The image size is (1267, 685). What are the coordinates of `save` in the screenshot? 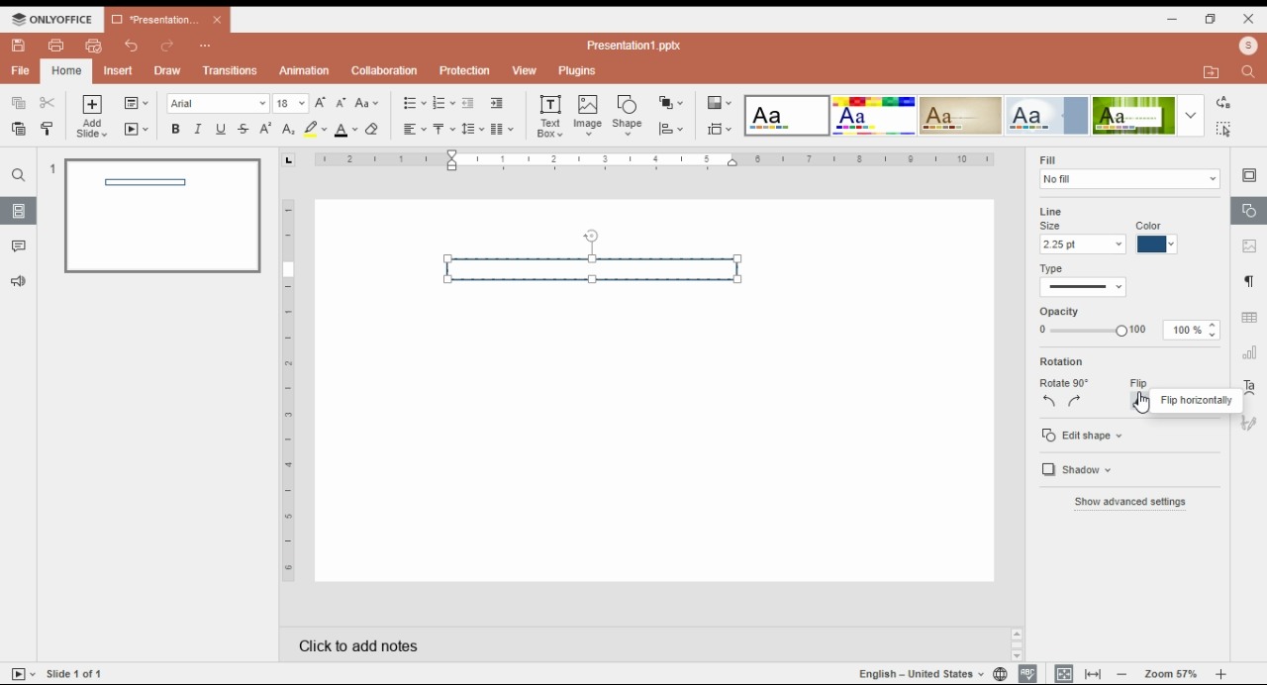 It's located at (20, 46).